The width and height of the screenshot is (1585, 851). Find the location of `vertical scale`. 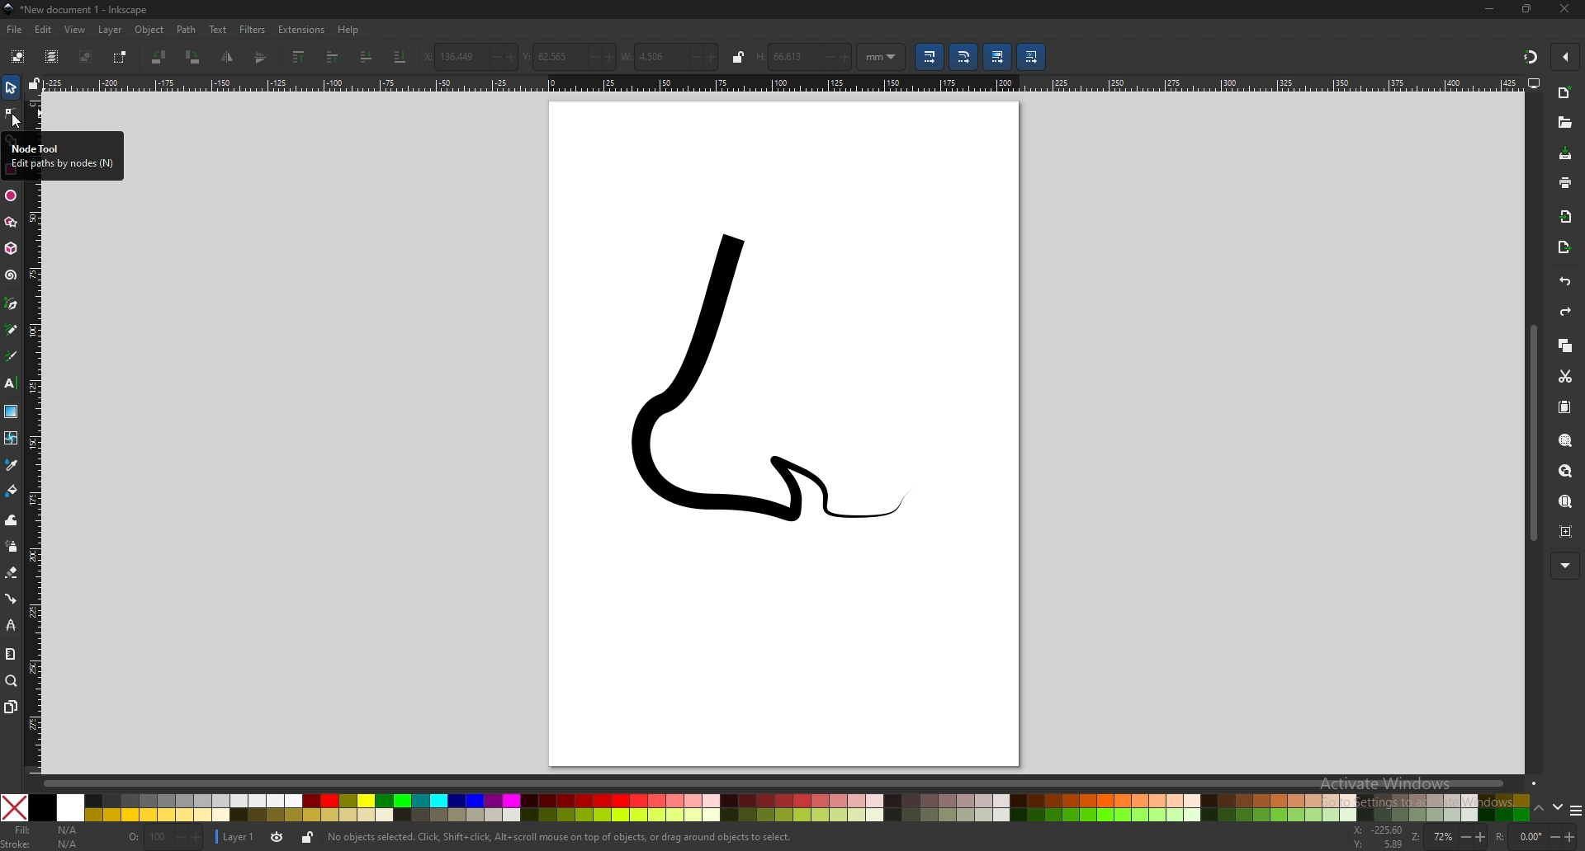

vertical scale is located at coordinates (33, 476).